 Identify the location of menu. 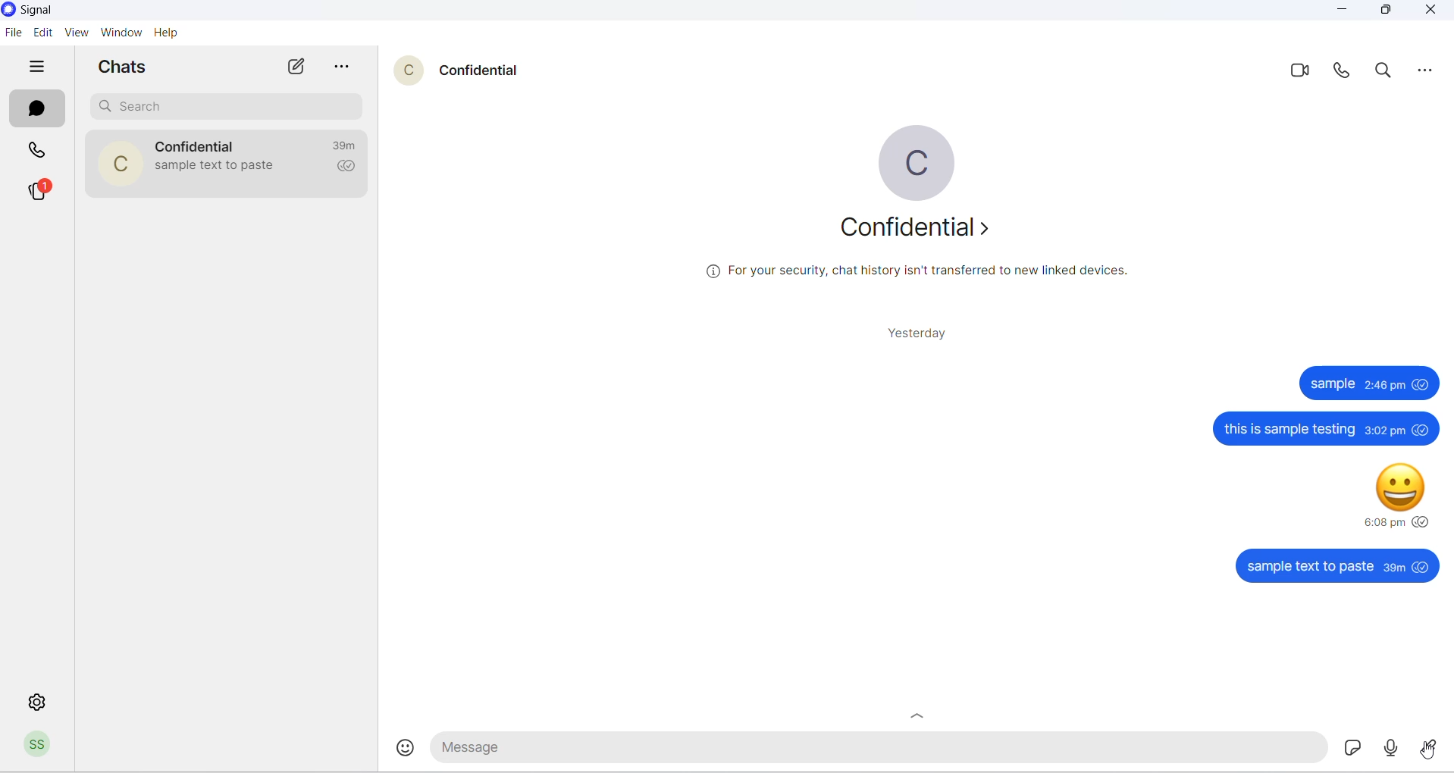
(1427, 72).